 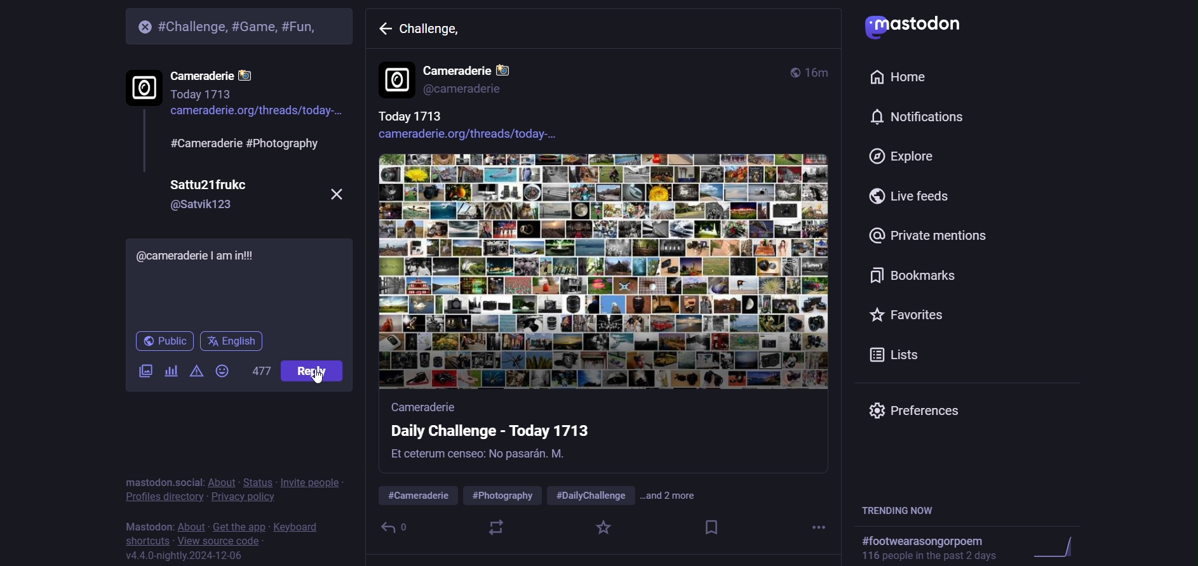 I want to click on invite people, so click(x=313, y=483).